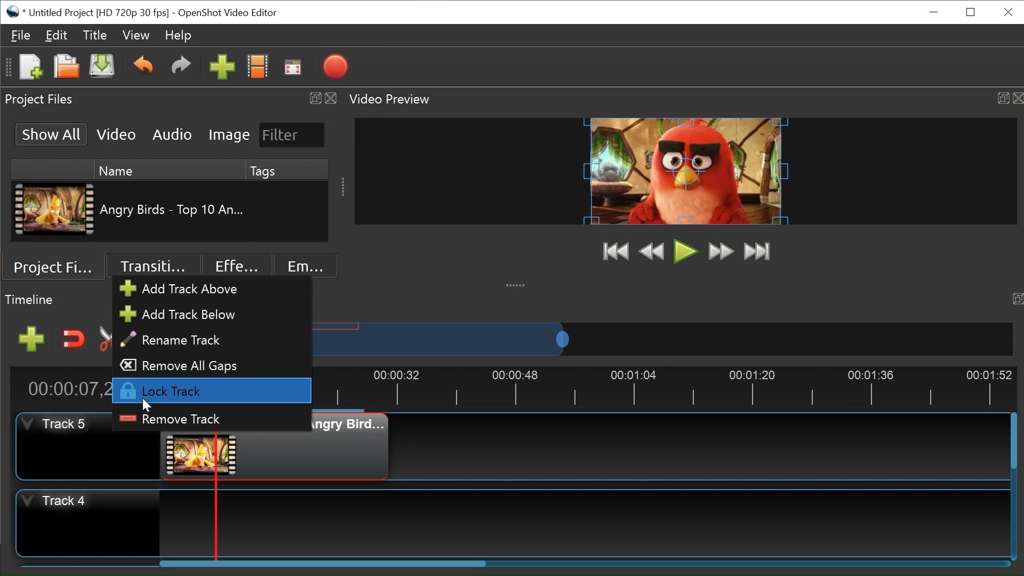 The width and height of the screenshot is (1024, 576). Describe the element at coordinates (758, 252) in the screenshot. I see `Jump to End` at that location.